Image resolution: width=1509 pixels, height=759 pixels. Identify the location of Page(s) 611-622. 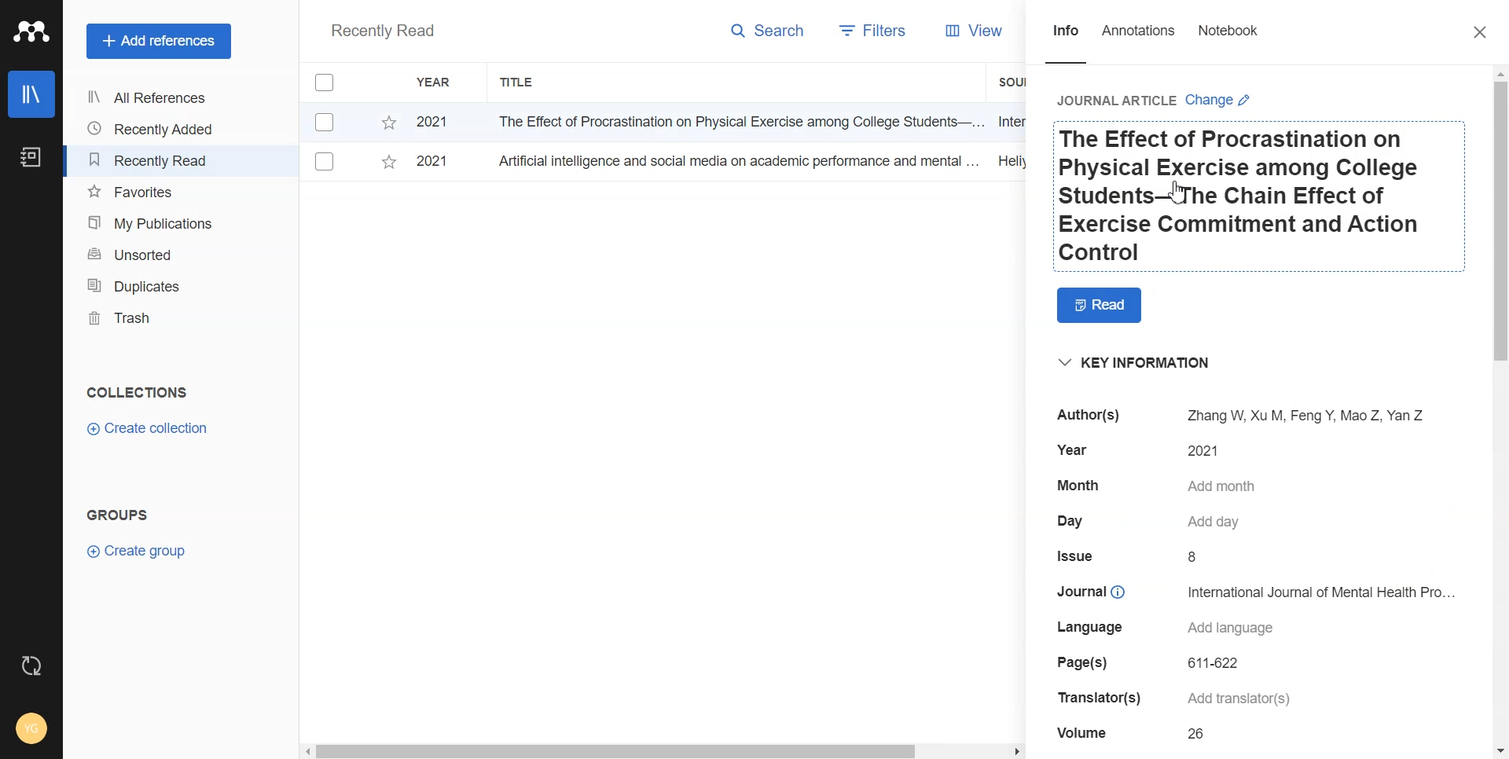
(1147, 665).